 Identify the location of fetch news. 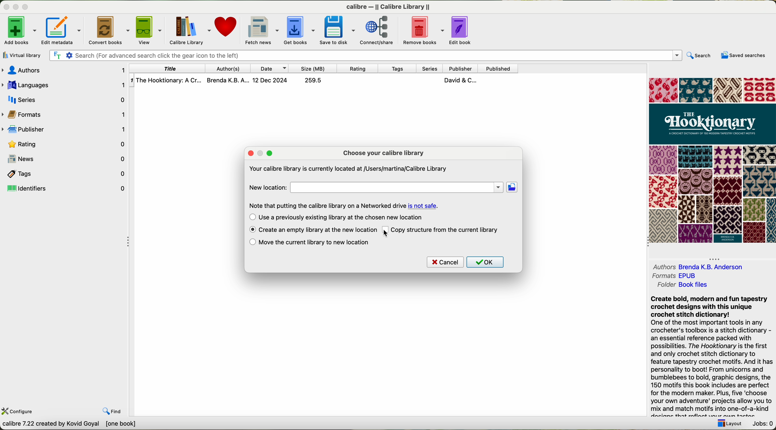
(262, 31).